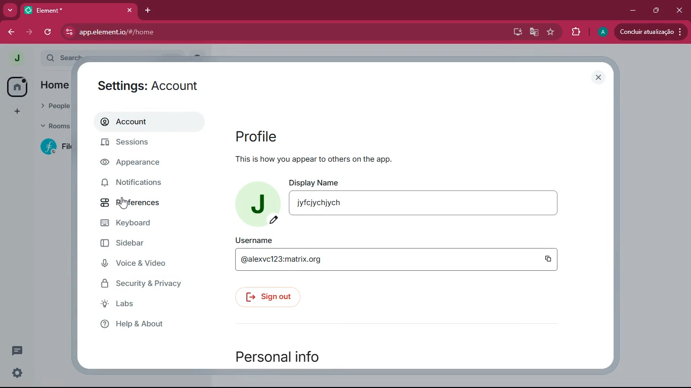 The image size is (691, 388). I want to click on sessions, so click(145, 144).